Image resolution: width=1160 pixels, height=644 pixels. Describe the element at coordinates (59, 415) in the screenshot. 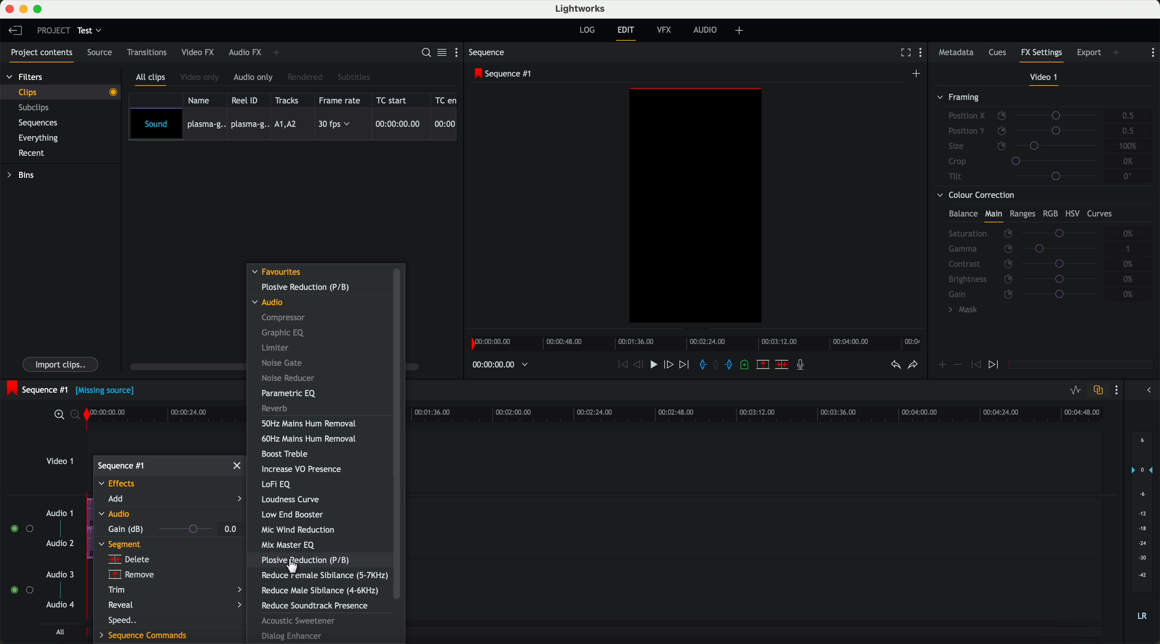

I see `zoom in` at that location.